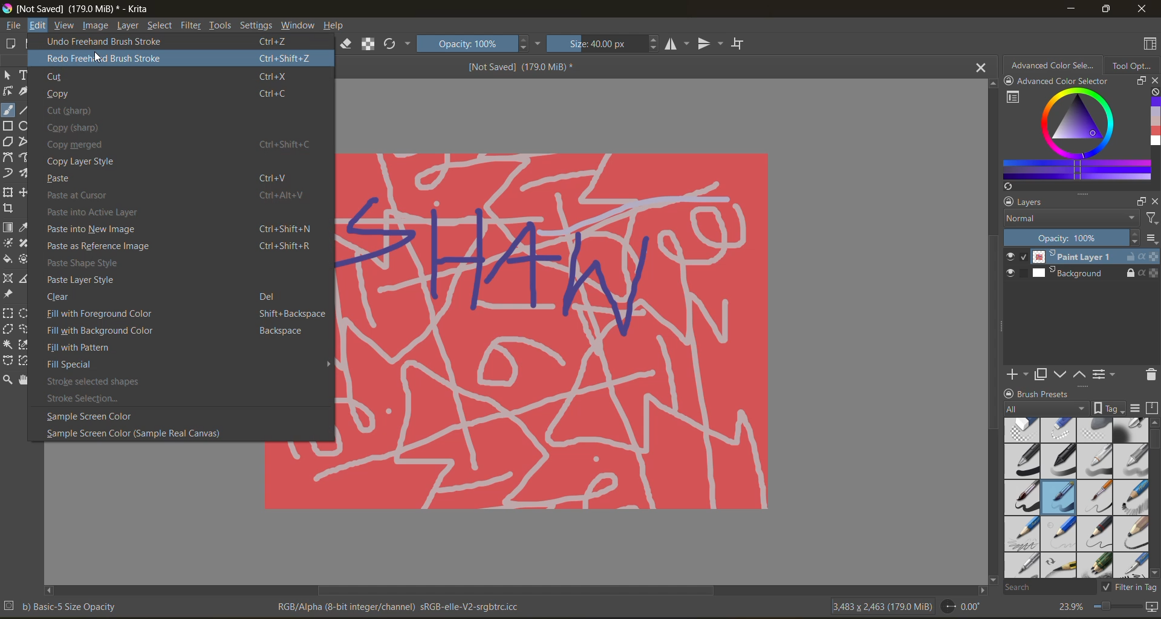 The height and width of the screenshot is (619, 1161). I want to click on paste into active layer, so click(152, 212).